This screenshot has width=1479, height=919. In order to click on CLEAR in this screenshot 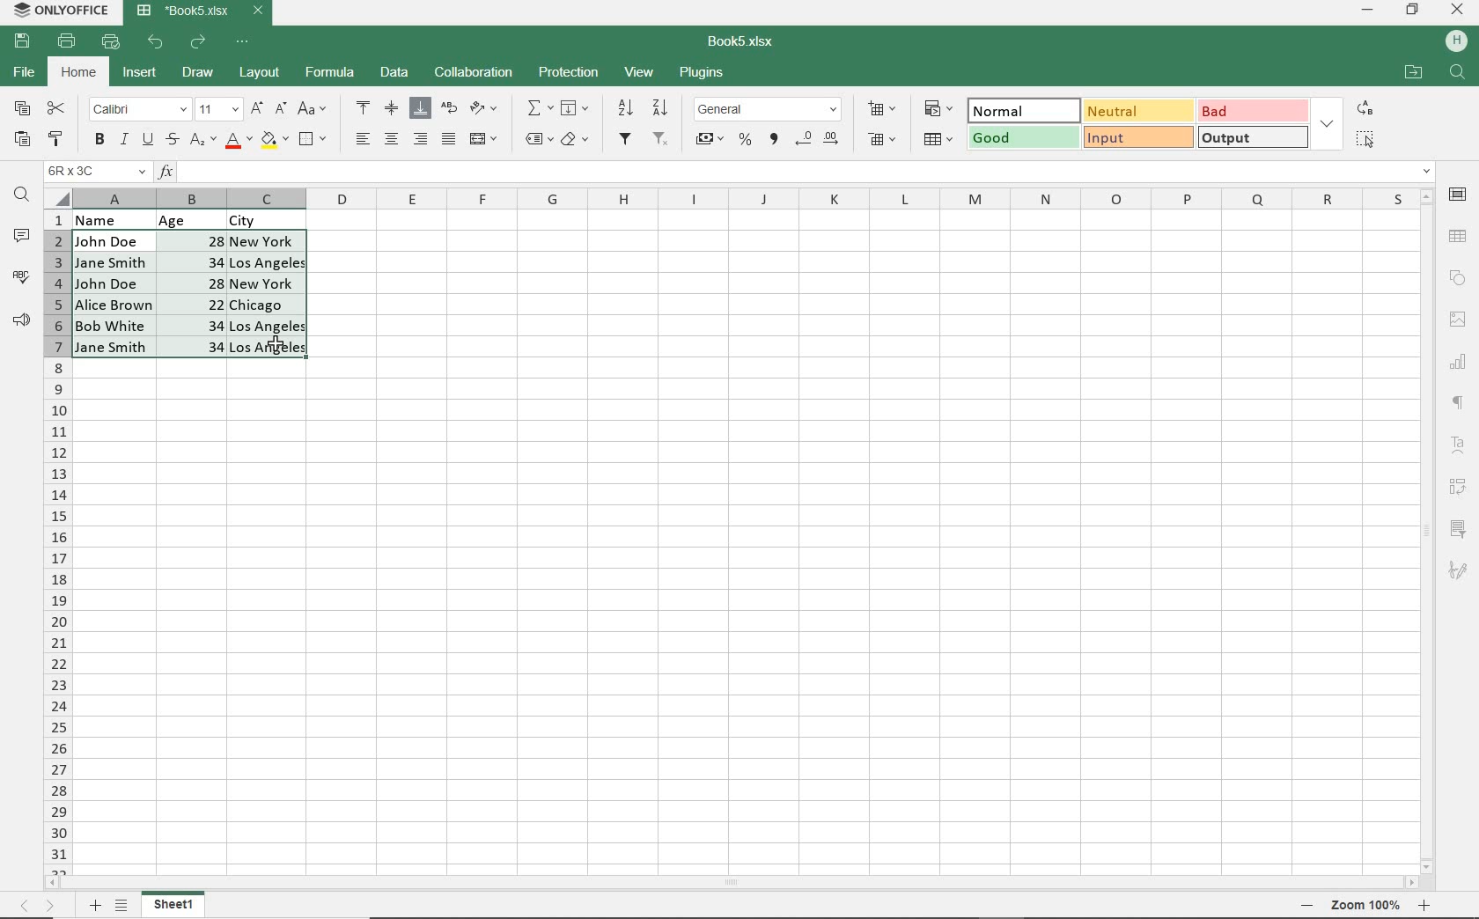, I will do `click(574, 142)`.